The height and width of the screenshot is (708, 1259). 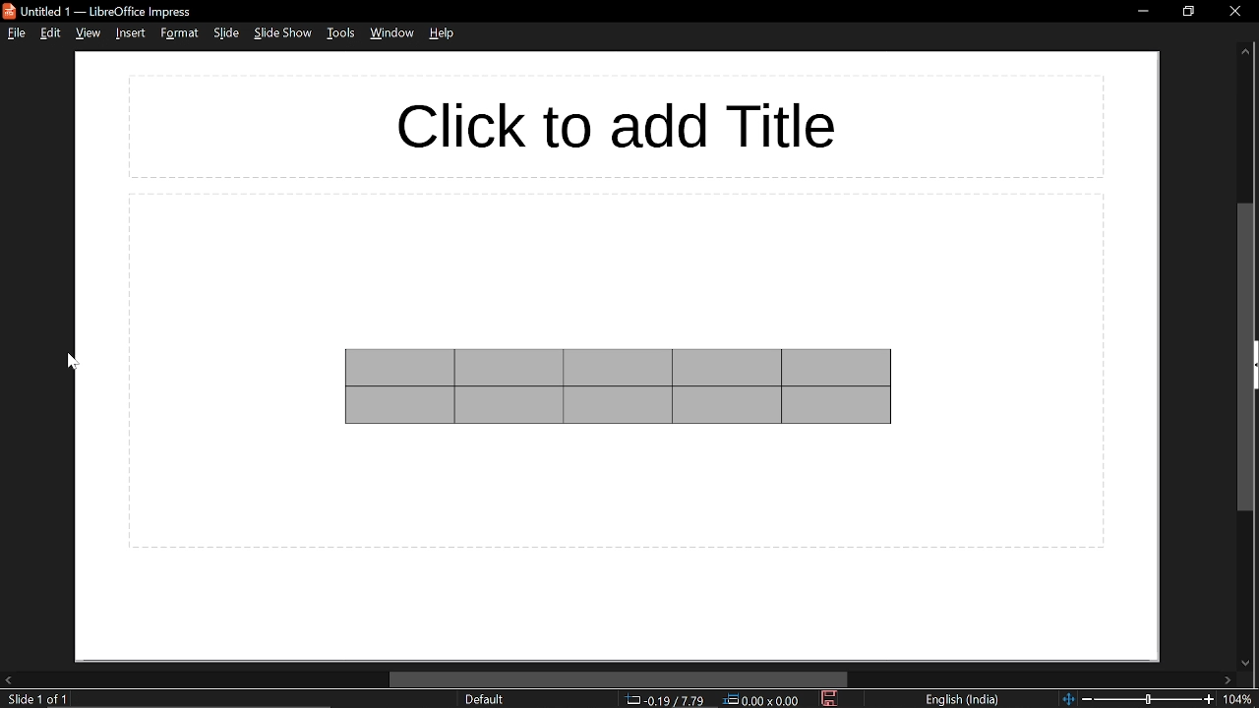 What do you see at coordinates (1089, 698) in the screenshot?
I see `zoom out` at bounding box center [1089, 698].